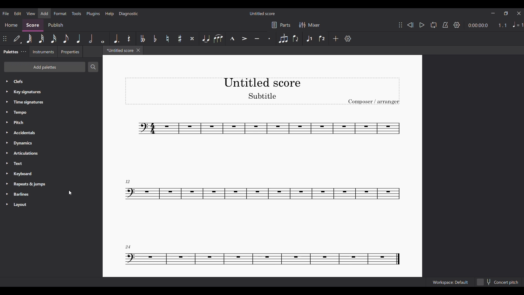  What do you see at coordinates (310, 25) in the screenshot?
I see `Mixer` at bounding box center [310, 25].